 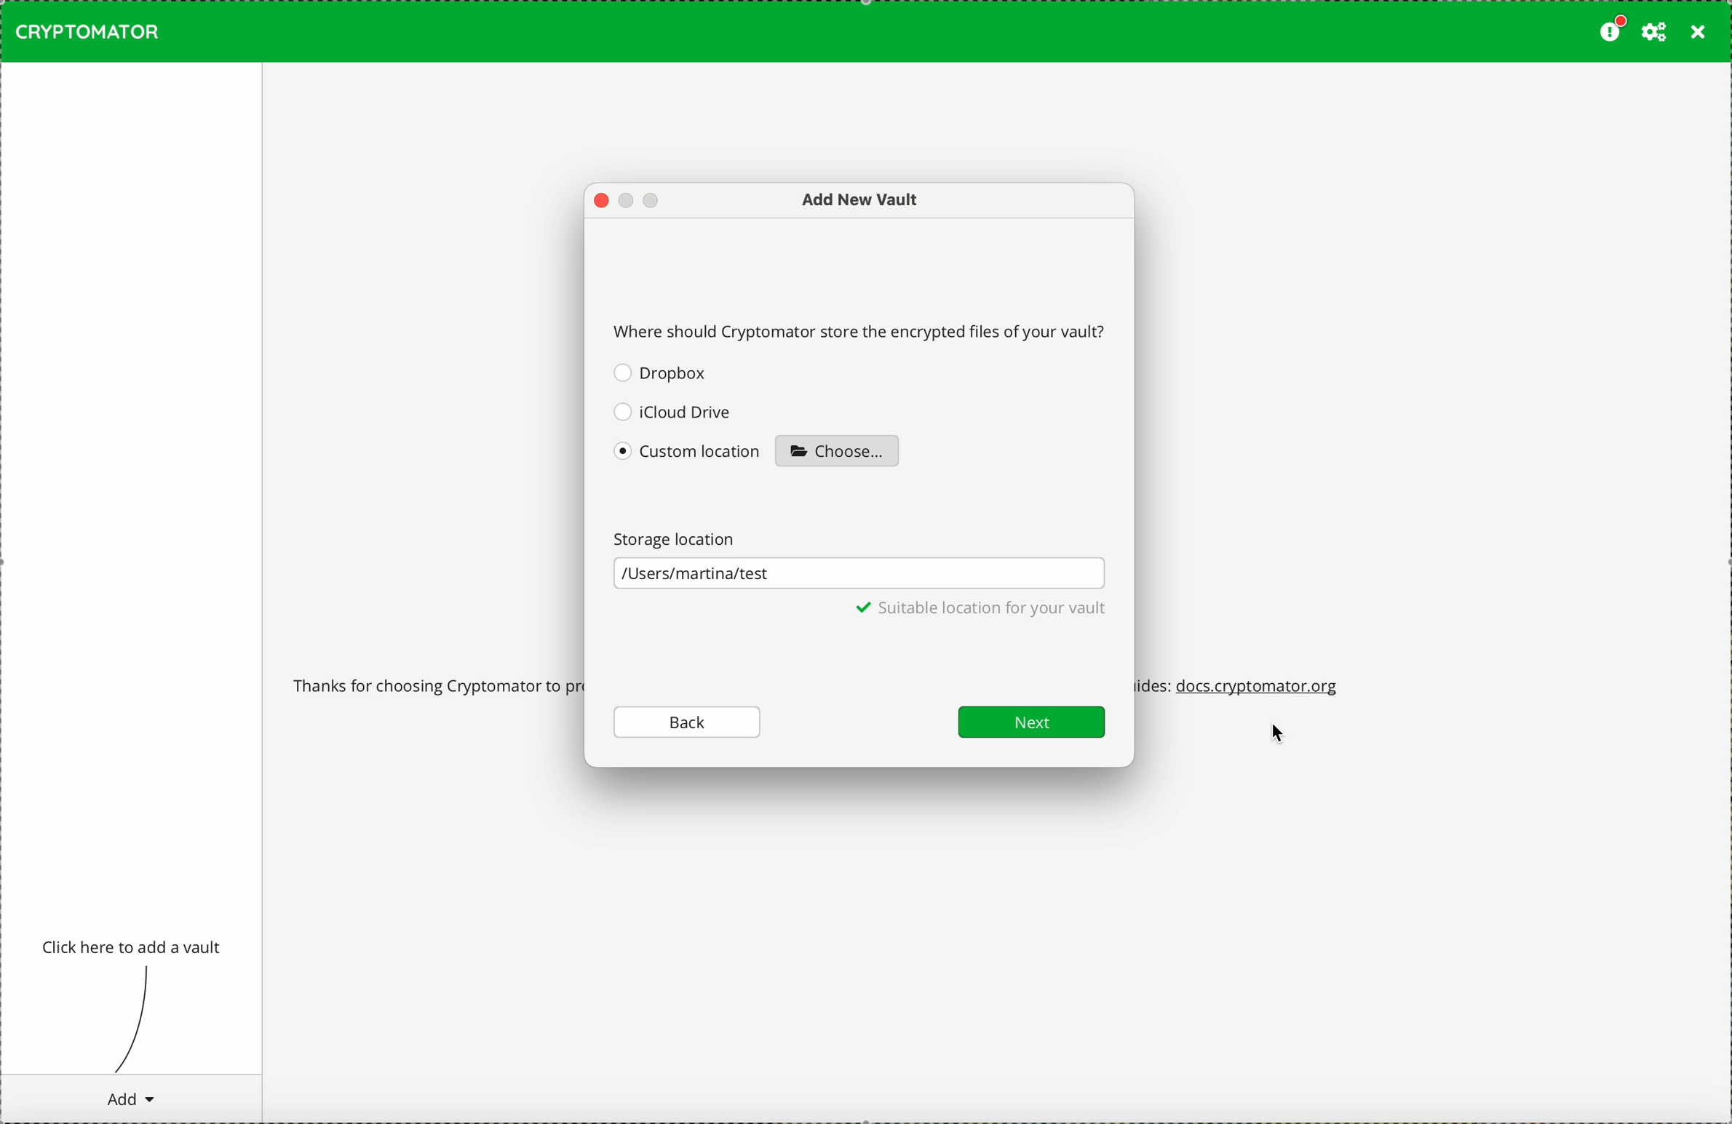 I want to click on preferences, so click(x=1654, y=32).